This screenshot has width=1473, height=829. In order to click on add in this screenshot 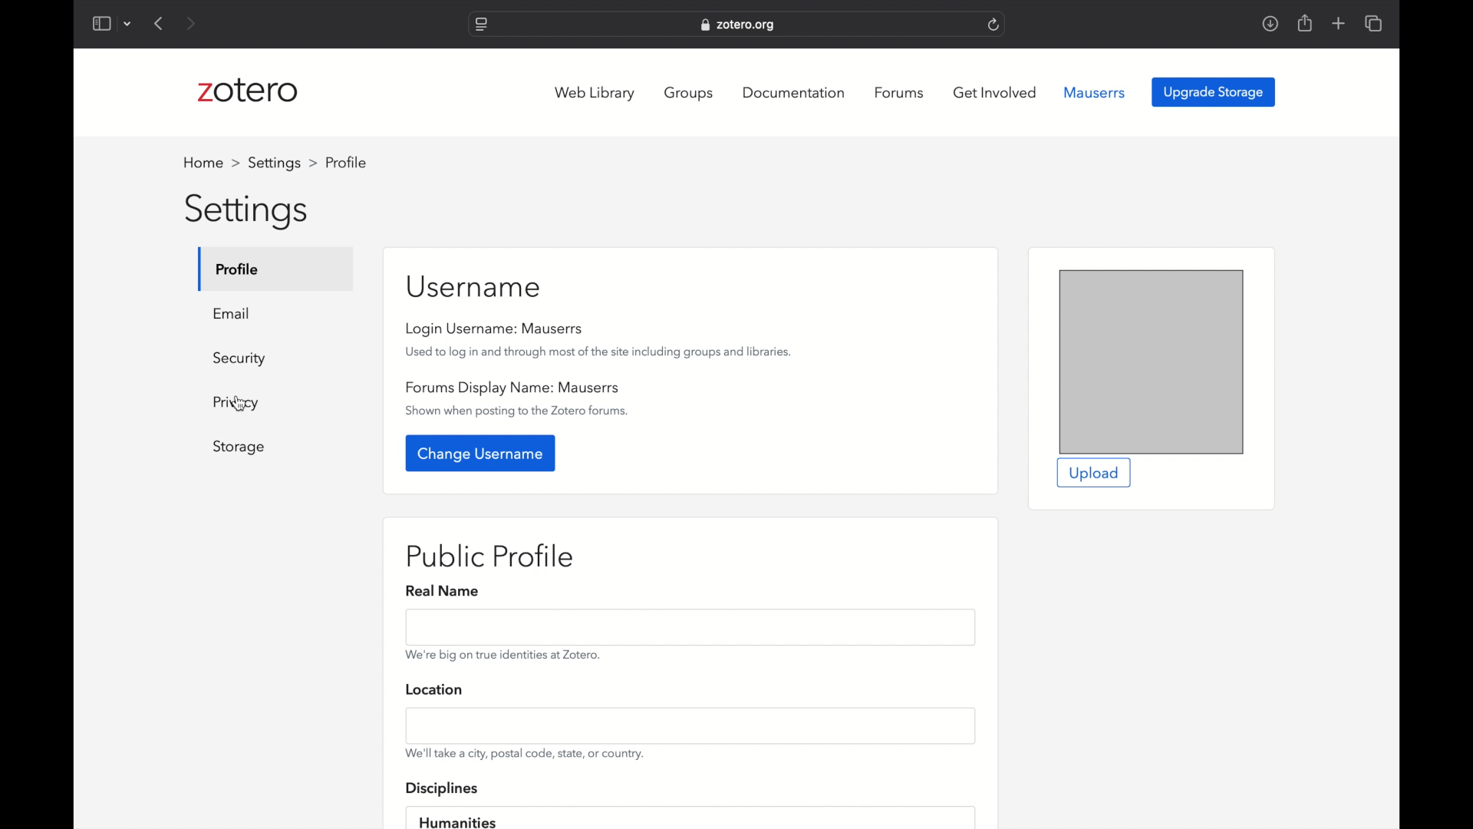, I will do `click(1338, 23)`.